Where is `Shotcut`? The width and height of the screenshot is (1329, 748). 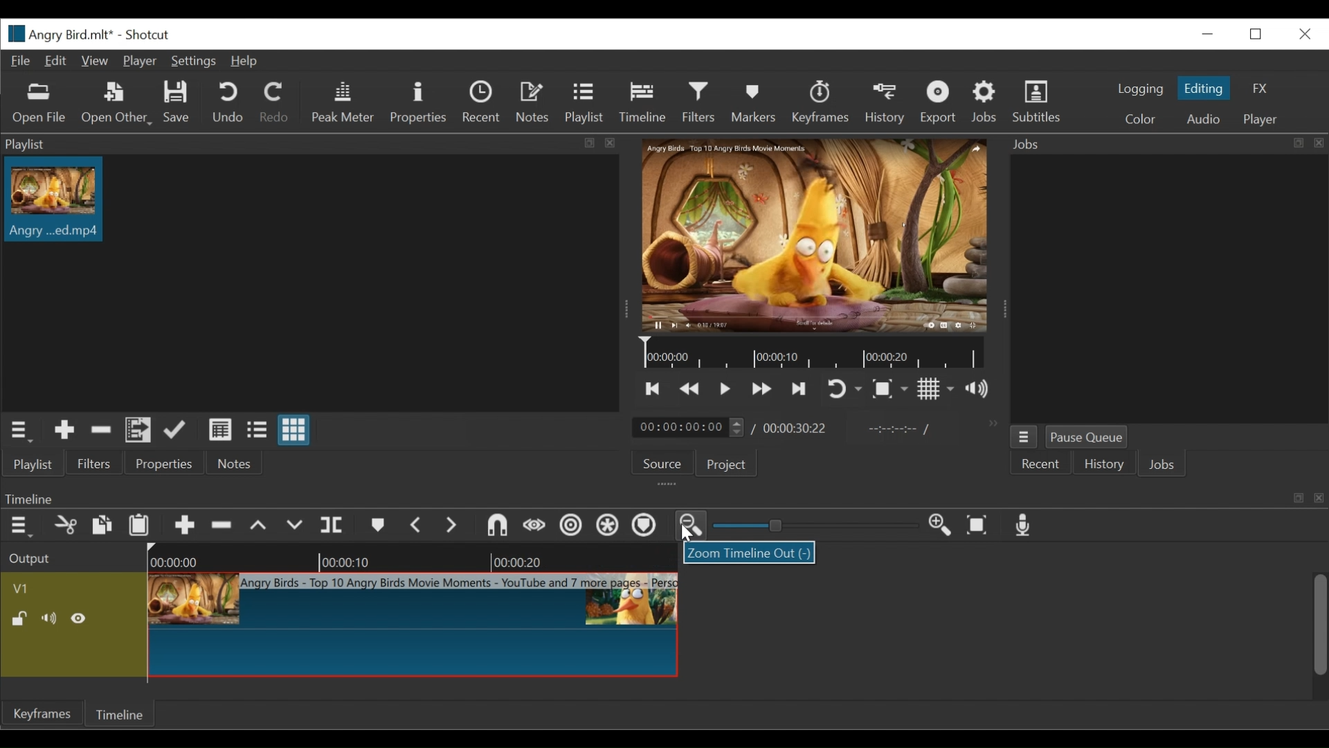
Shotcut is located at coordinates (147, 35).